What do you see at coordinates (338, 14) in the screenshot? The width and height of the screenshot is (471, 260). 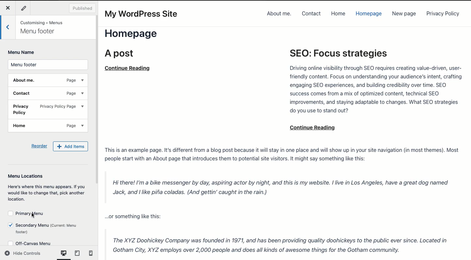 I see `Home` at bounding box center [338, 14].